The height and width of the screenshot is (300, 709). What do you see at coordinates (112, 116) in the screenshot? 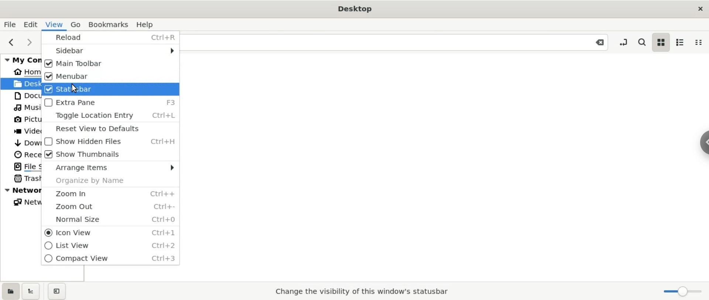
I see `Toggle Location Entry` at bounding box center [112, 116].